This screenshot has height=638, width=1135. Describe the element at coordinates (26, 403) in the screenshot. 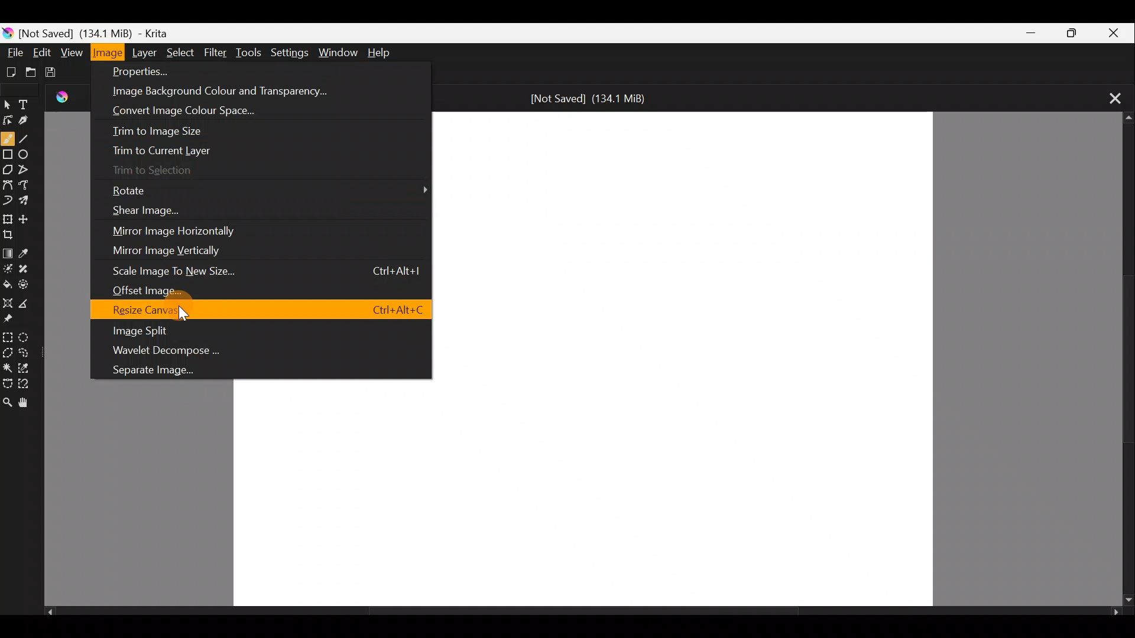

I see `Pan tool` at that location.